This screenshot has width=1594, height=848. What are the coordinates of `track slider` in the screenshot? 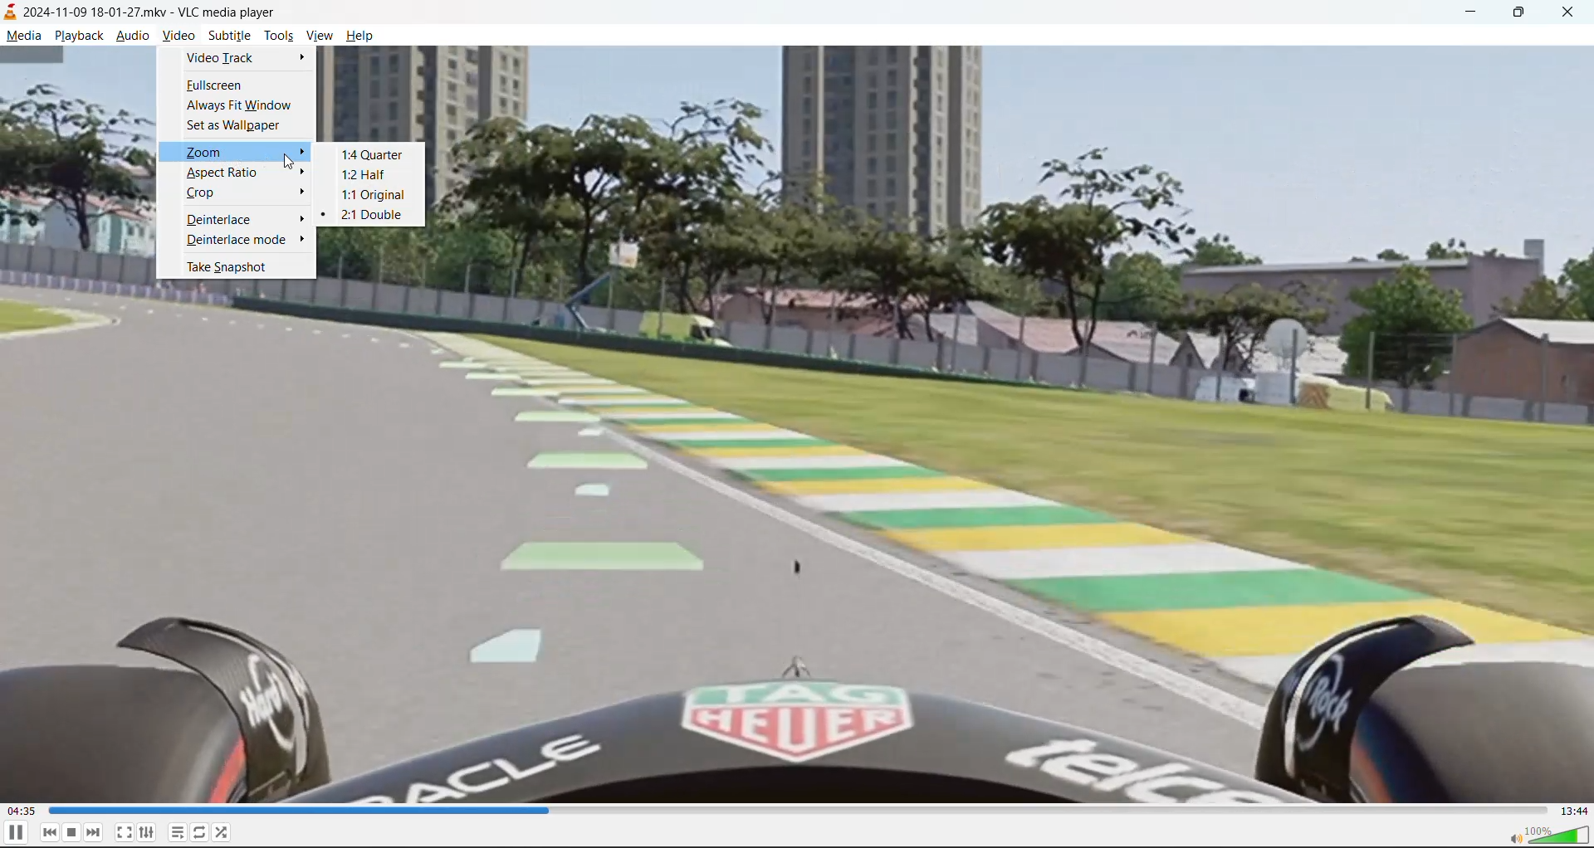 It's located at (800, 811).